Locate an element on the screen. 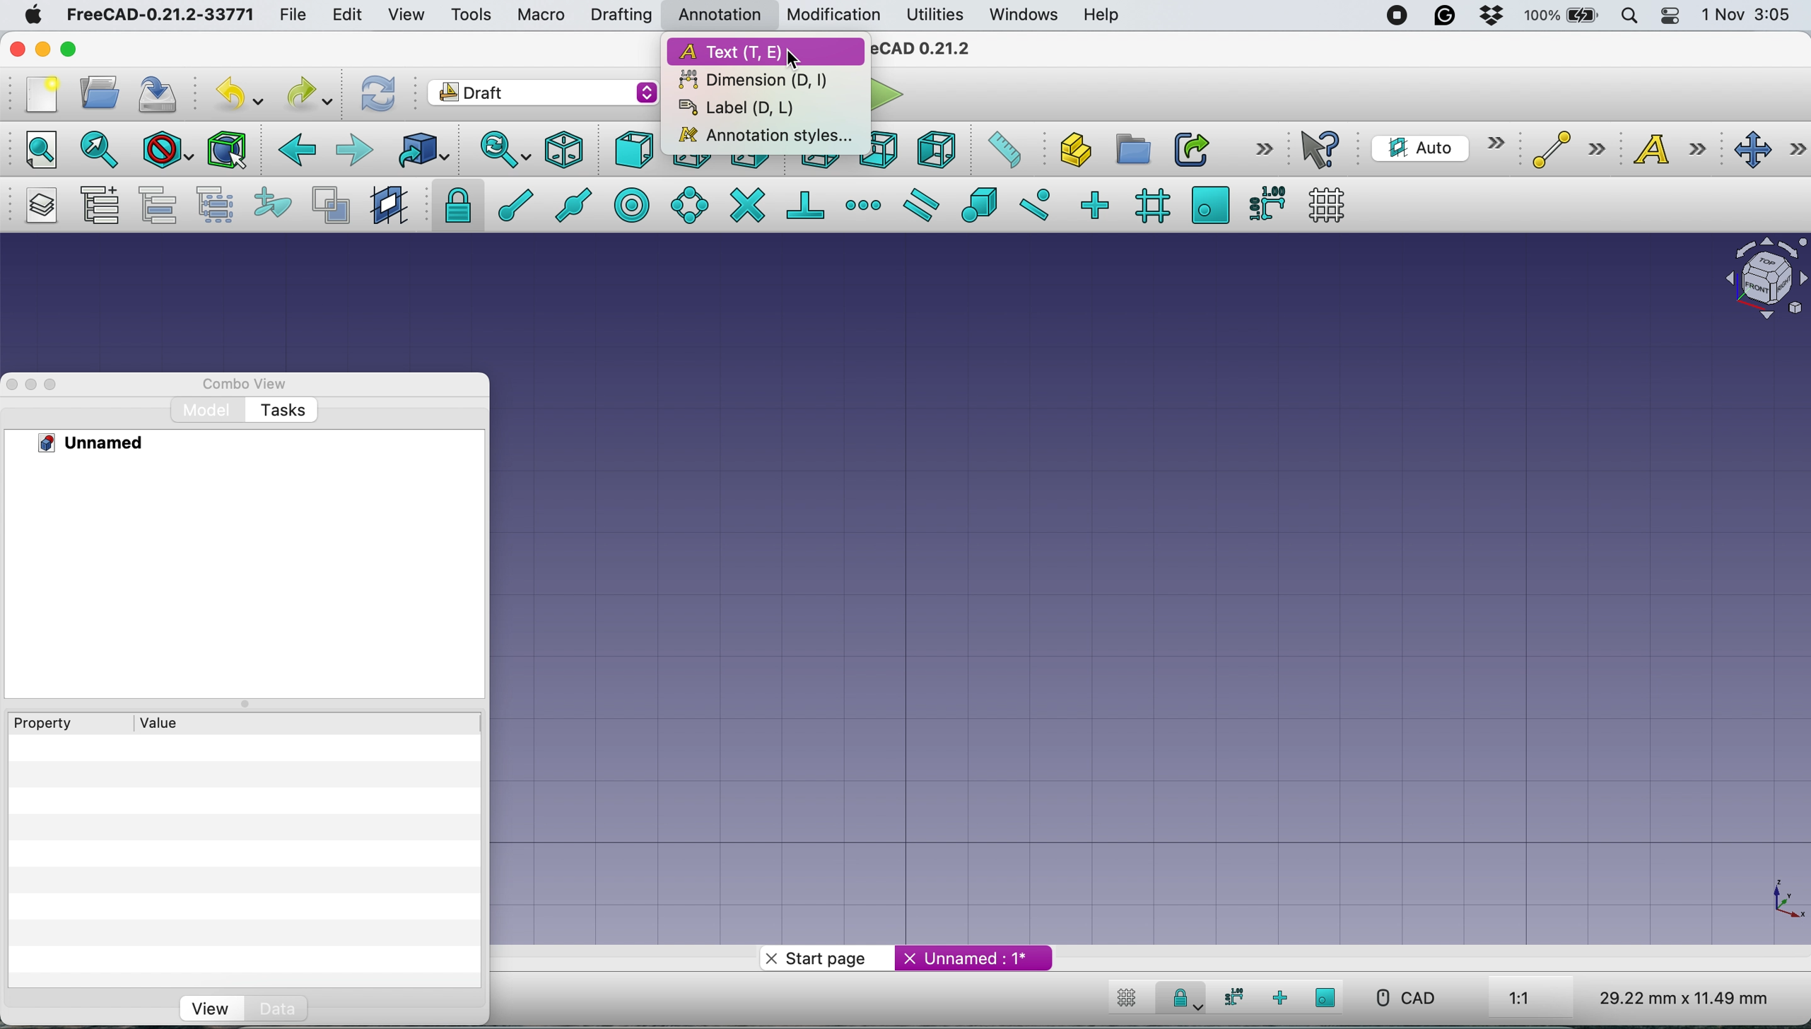 The height and width of the screenshot is (1029, 1811). save is located at coordinates (157, 91).